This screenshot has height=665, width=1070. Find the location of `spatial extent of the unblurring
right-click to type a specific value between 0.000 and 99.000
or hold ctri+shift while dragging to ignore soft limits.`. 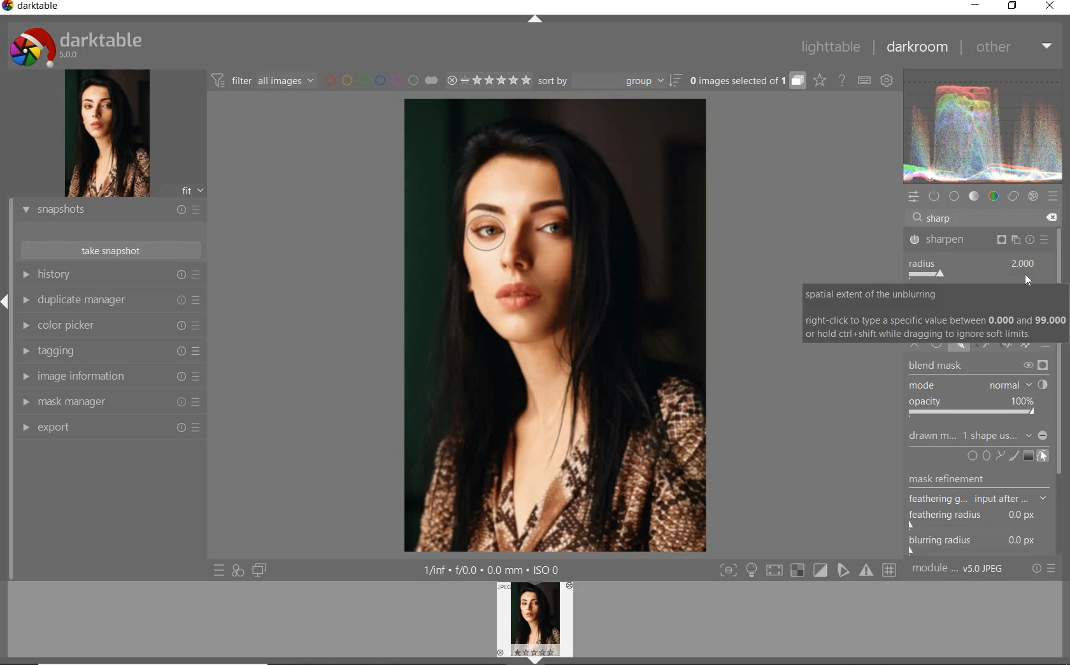

spatial extent of the unblurring
right-click to type a specific value between 0.000 and 99.000
or hold ctri+shift while dragging to ignore soft limits. is located at coordinates (933, 313).